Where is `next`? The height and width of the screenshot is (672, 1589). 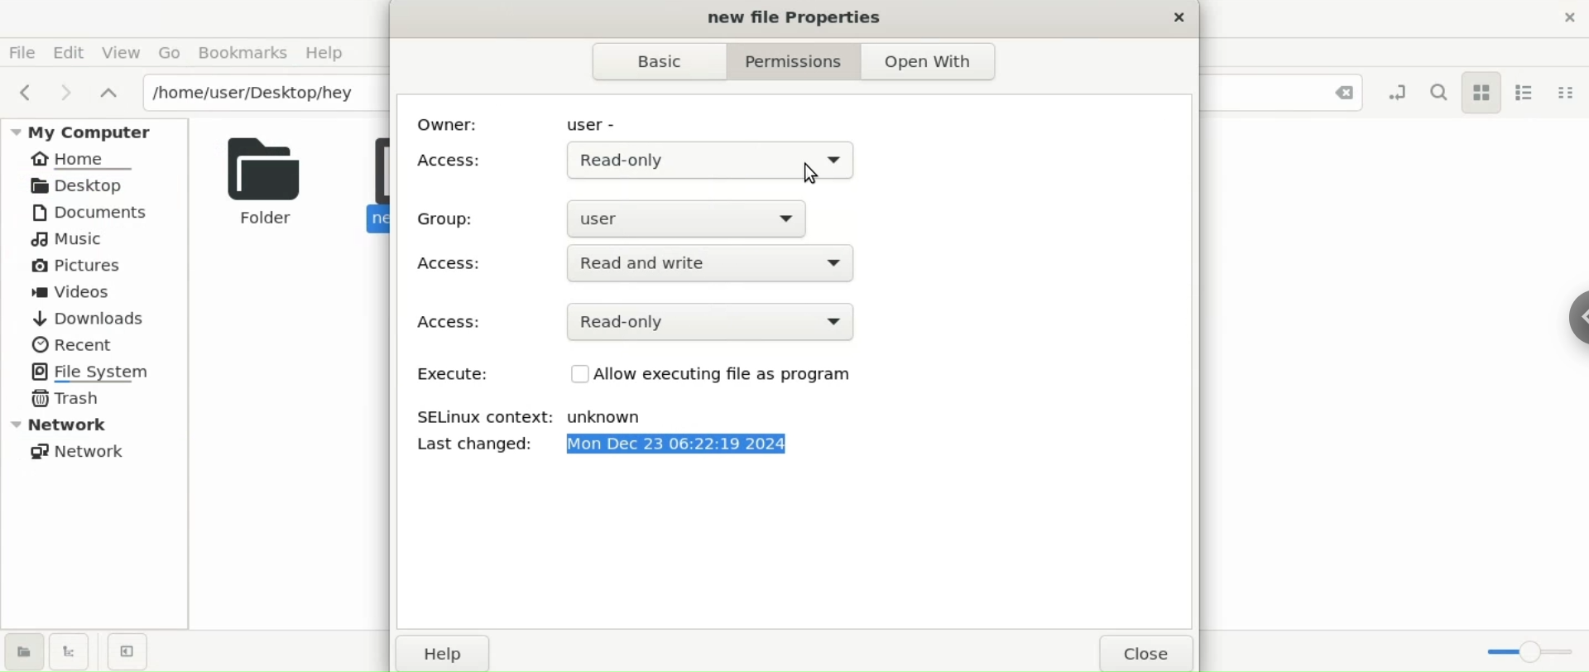
next is located at coordinates (63, 91).